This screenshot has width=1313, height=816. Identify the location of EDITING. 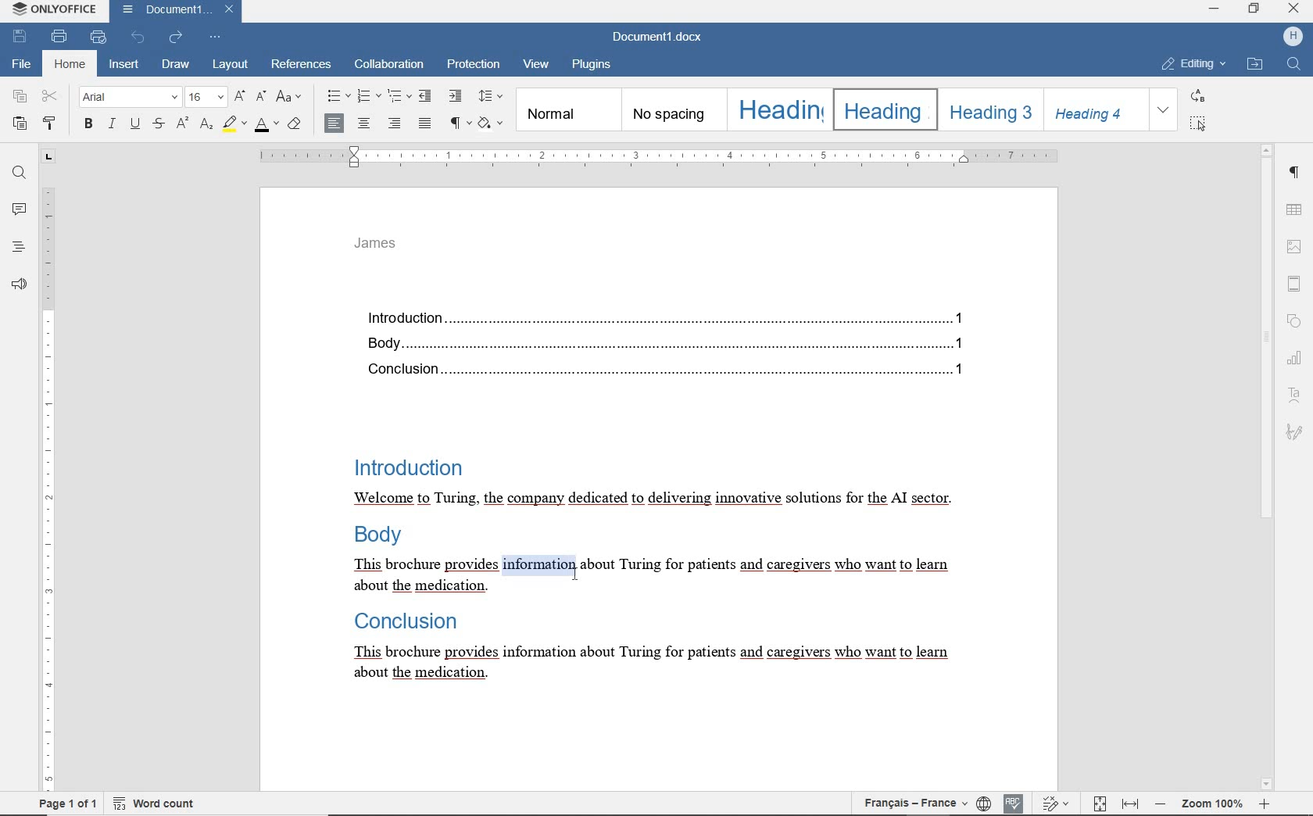
(1191, 65).